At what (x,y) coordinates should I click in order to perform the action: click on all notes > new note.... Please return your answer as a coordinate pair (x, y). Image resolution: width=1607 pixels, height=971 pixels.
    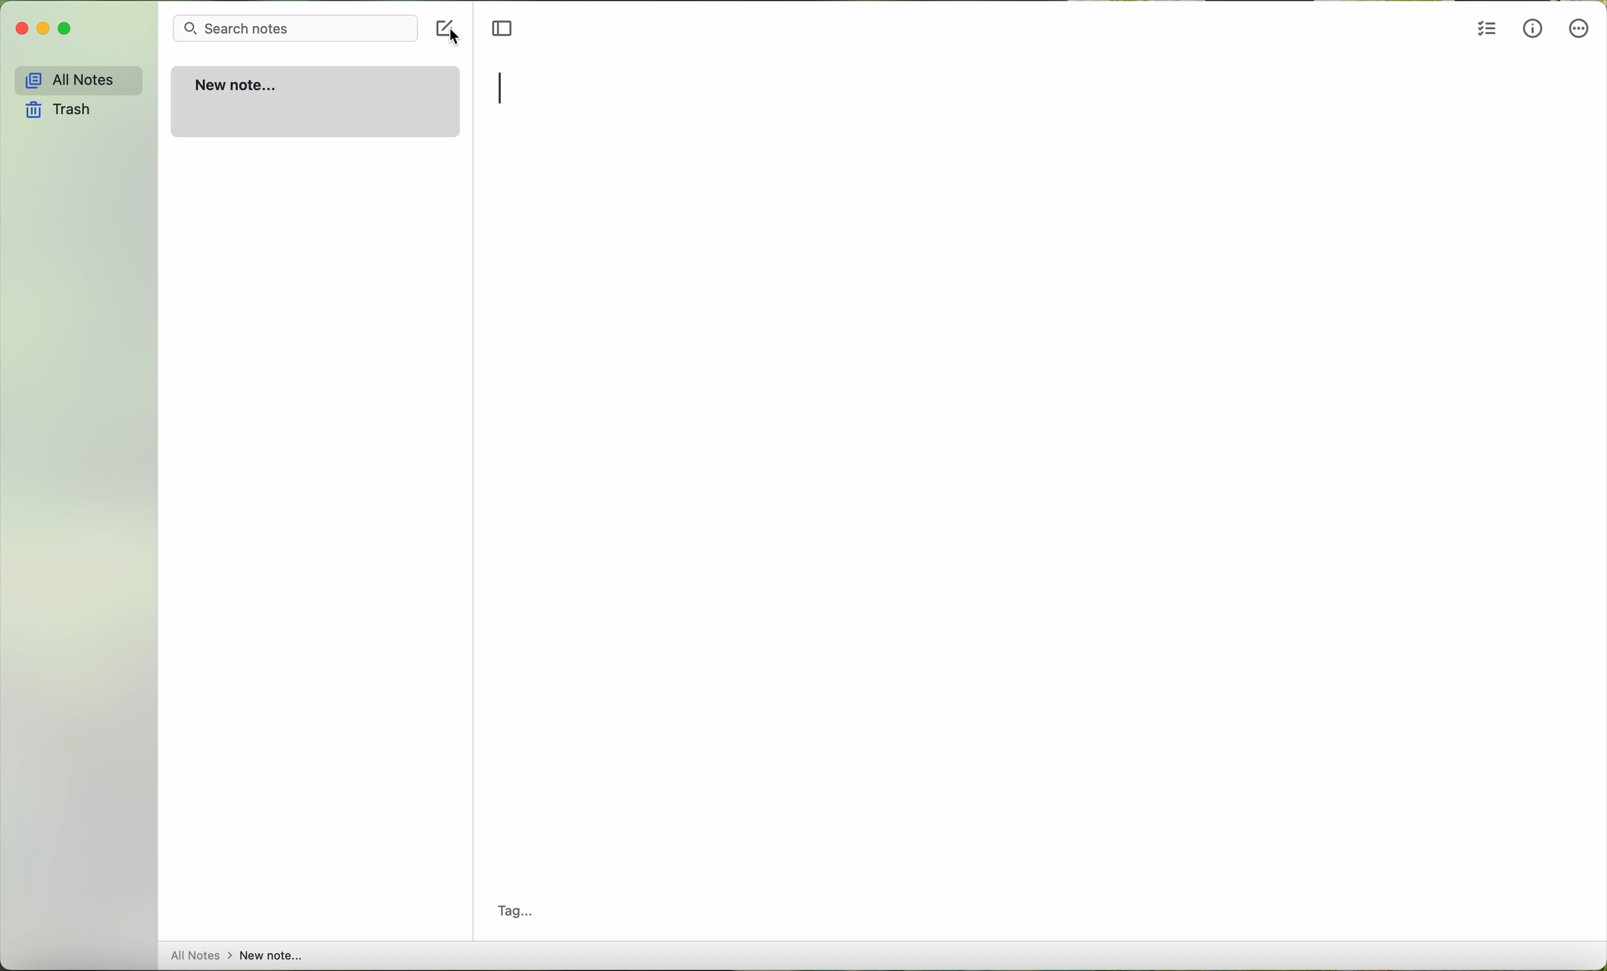
    Looking at the image, I should click on (236, 955).